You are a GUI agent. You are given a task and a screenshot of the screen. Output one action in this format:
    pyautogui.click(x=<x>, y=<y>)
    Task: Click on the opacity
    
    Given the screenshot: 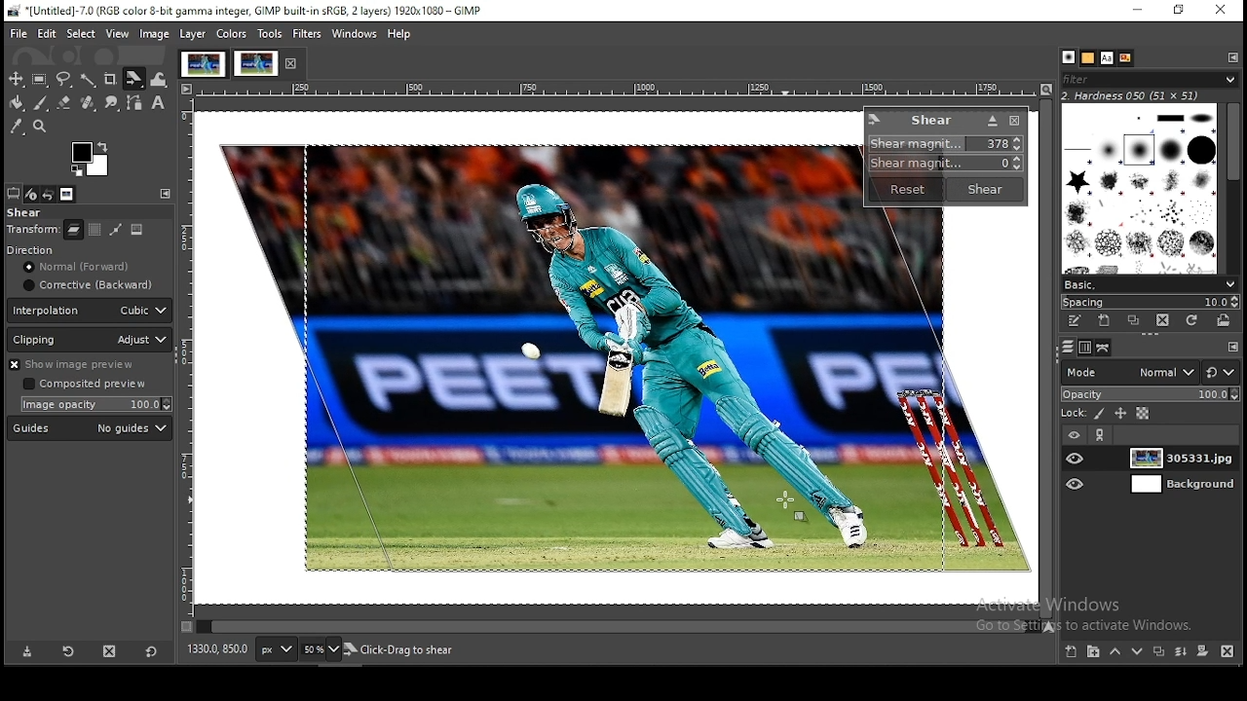 What is the action you would take?
    pyautogui.click(x=1151, y=394)
    